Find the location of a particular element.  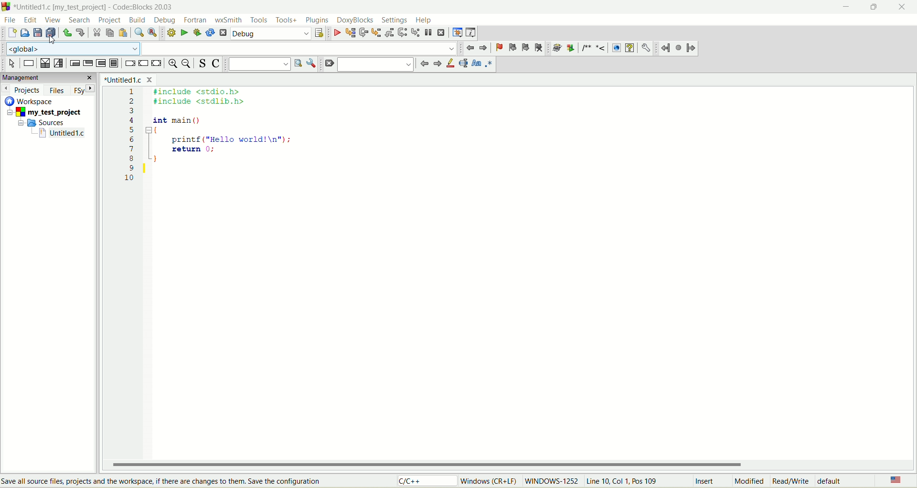

find is located at coordinates (138, 32).